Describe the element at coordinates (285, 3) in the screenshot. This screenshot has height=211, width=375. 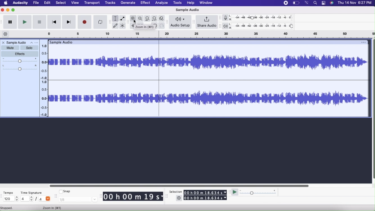
I see `Record` at that location.